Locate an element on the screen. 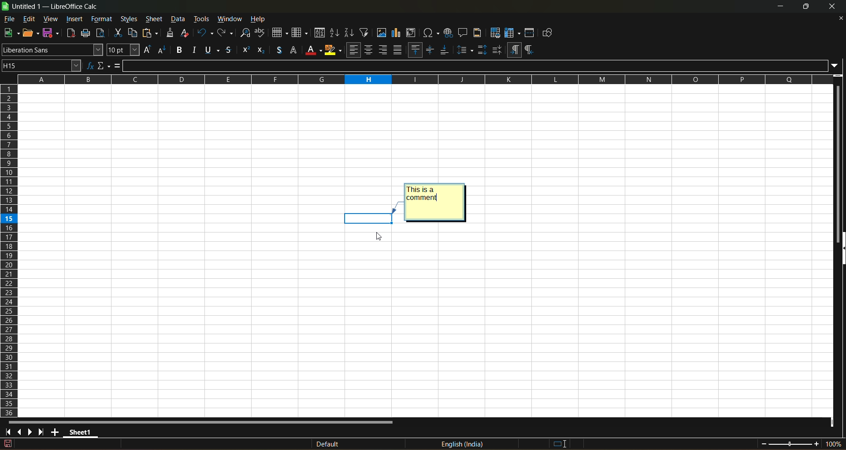  align right is located at coordinates (276, 50).